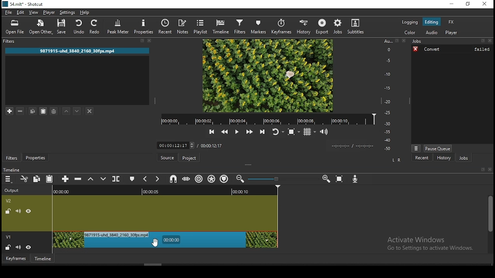  Describe the element at coordinates (166, 190) in the screenshot. I see `timeline` at that location.